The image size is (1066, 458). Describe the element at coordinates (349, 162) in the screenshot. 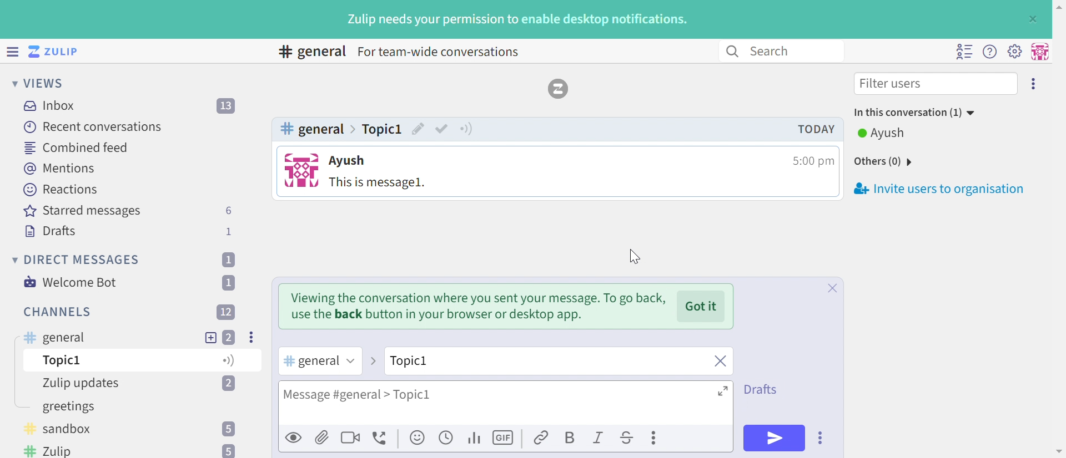

I see `Ayush` at that location.